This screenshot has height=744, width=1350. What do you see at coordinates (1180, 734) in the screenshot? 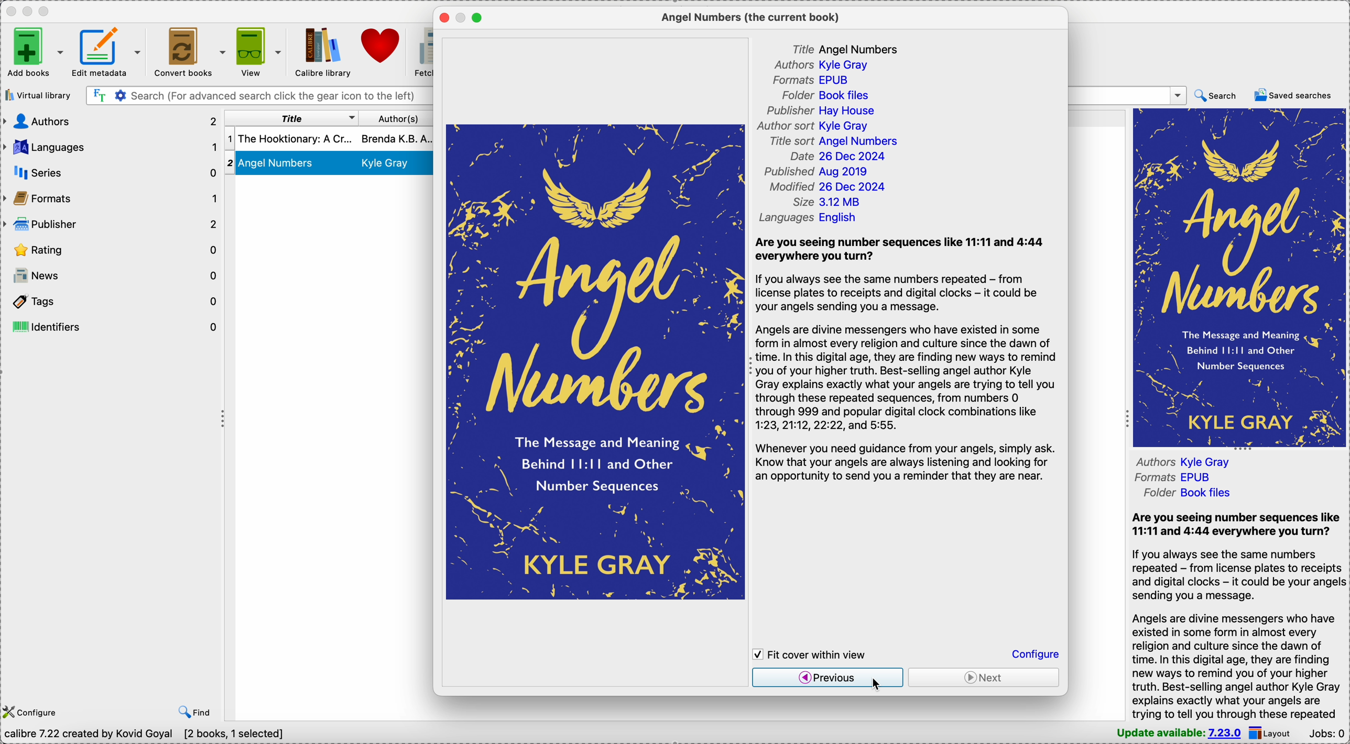
I see `update available` at bounding box center [1180, 734].